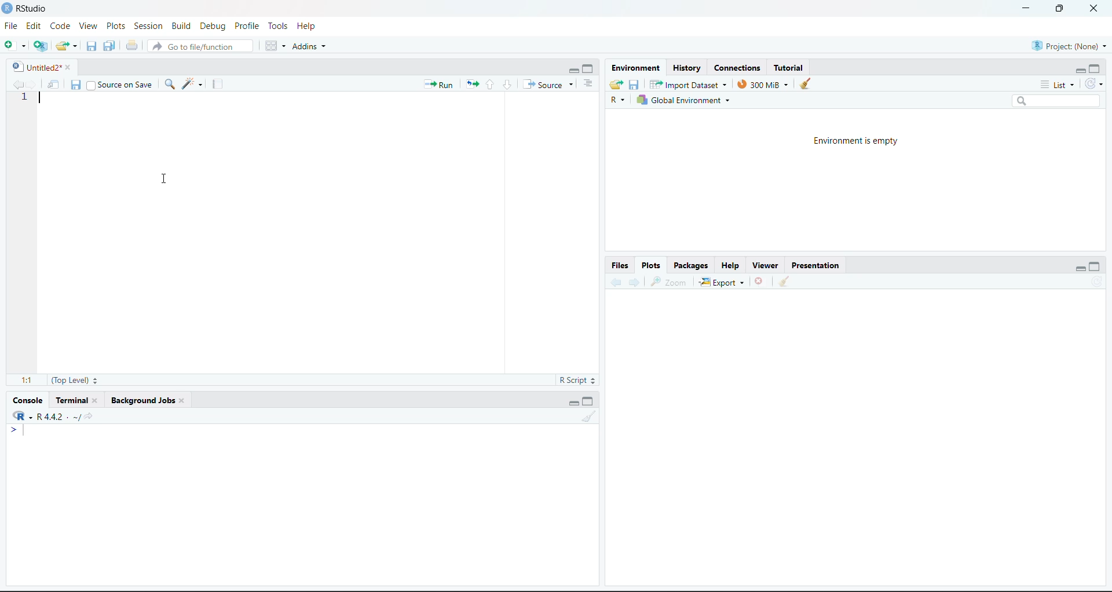  I want to click on global Environment , so click(686, 100).